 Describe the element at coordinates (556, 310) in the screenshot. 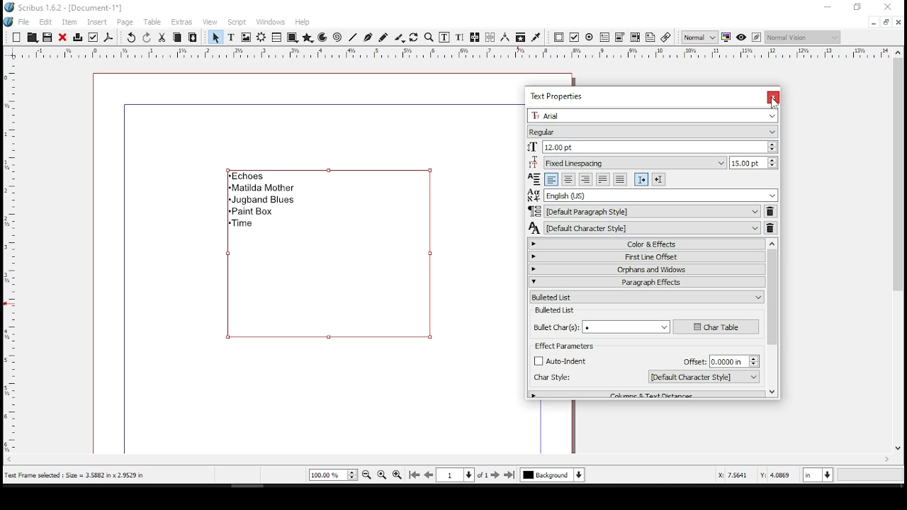

I see `bullet list` at that location.